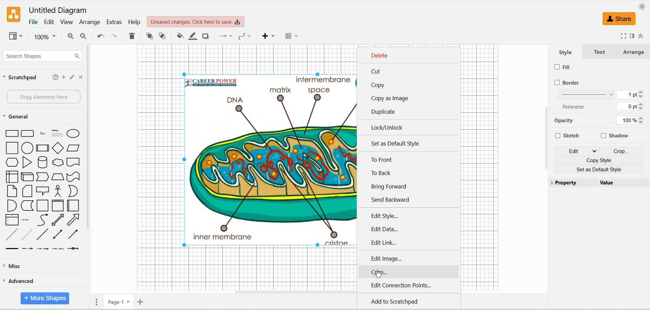 The height and width of the screenshot is (310, 650). What do you see at coordinates (379, 273) in the screenshot?
I see `Cursor Position` at bounding box center [379, 273].